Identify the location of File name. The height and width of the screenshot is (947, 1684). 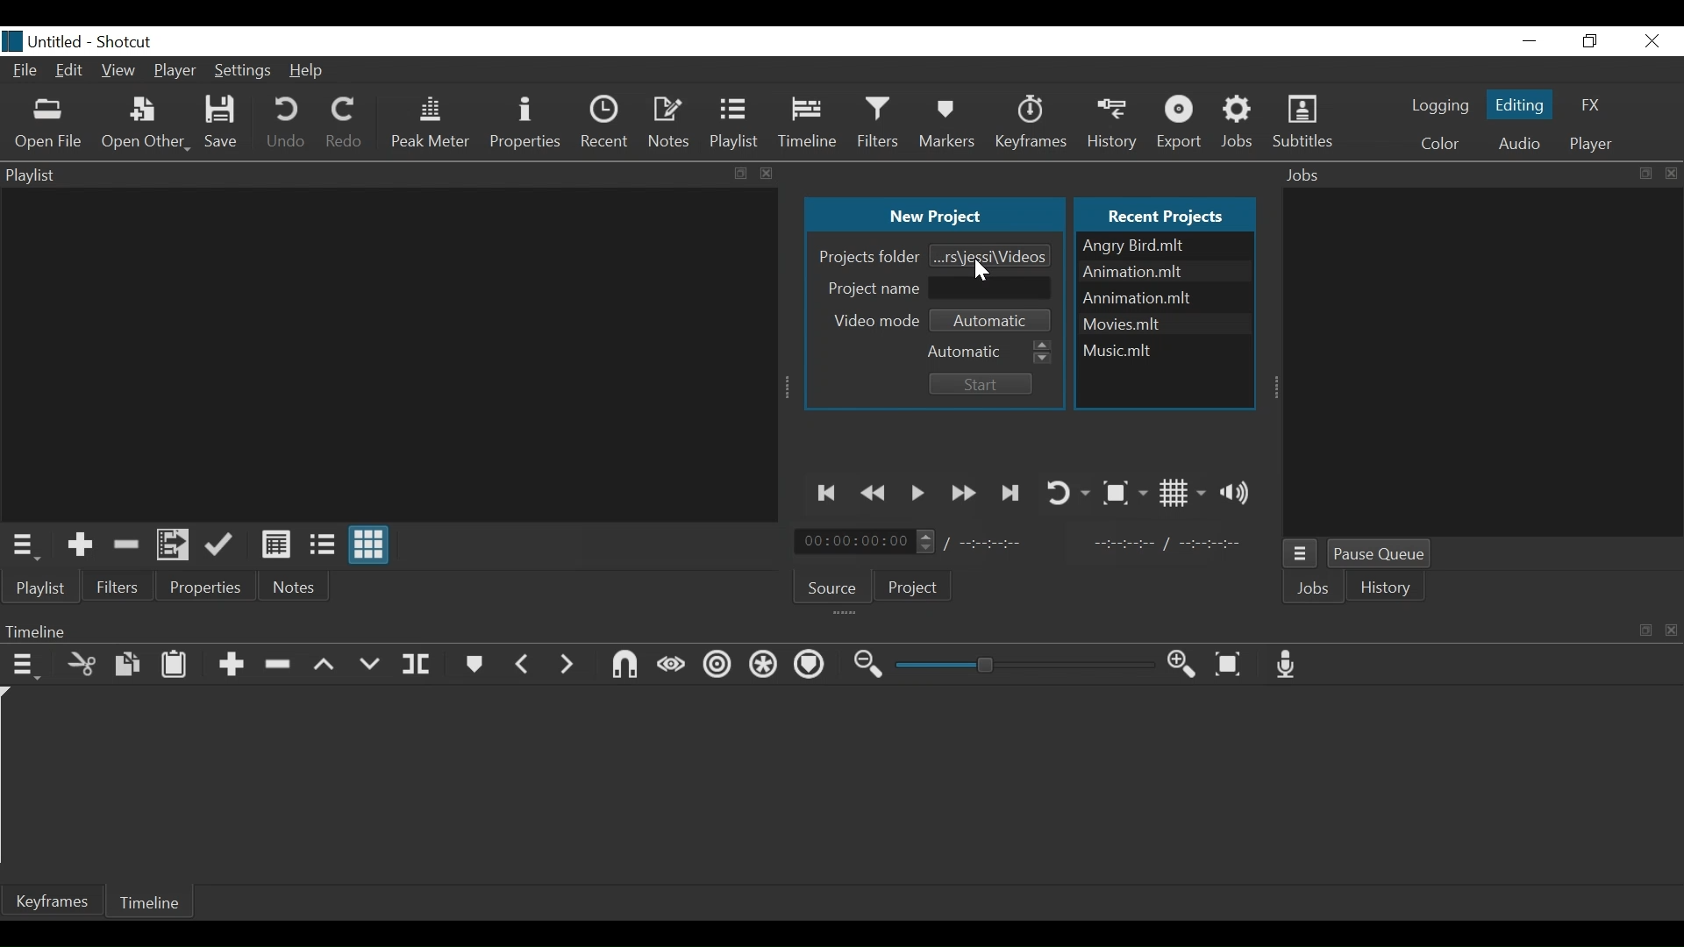
(1166, 246).